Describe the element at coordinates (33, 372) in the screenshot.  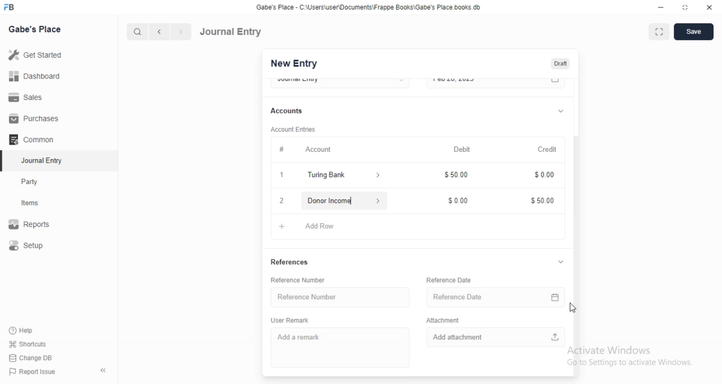
I see `) Report Issue` at that location.